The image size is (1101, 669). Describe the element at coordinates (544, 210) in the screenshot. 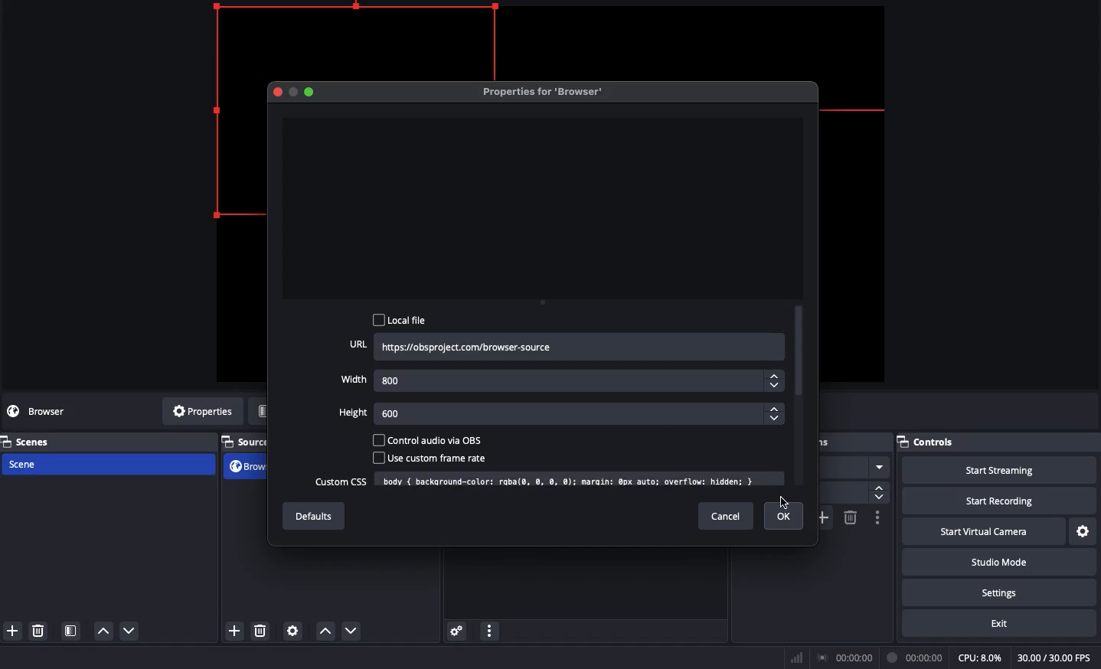

I see `Preview ` at that location.